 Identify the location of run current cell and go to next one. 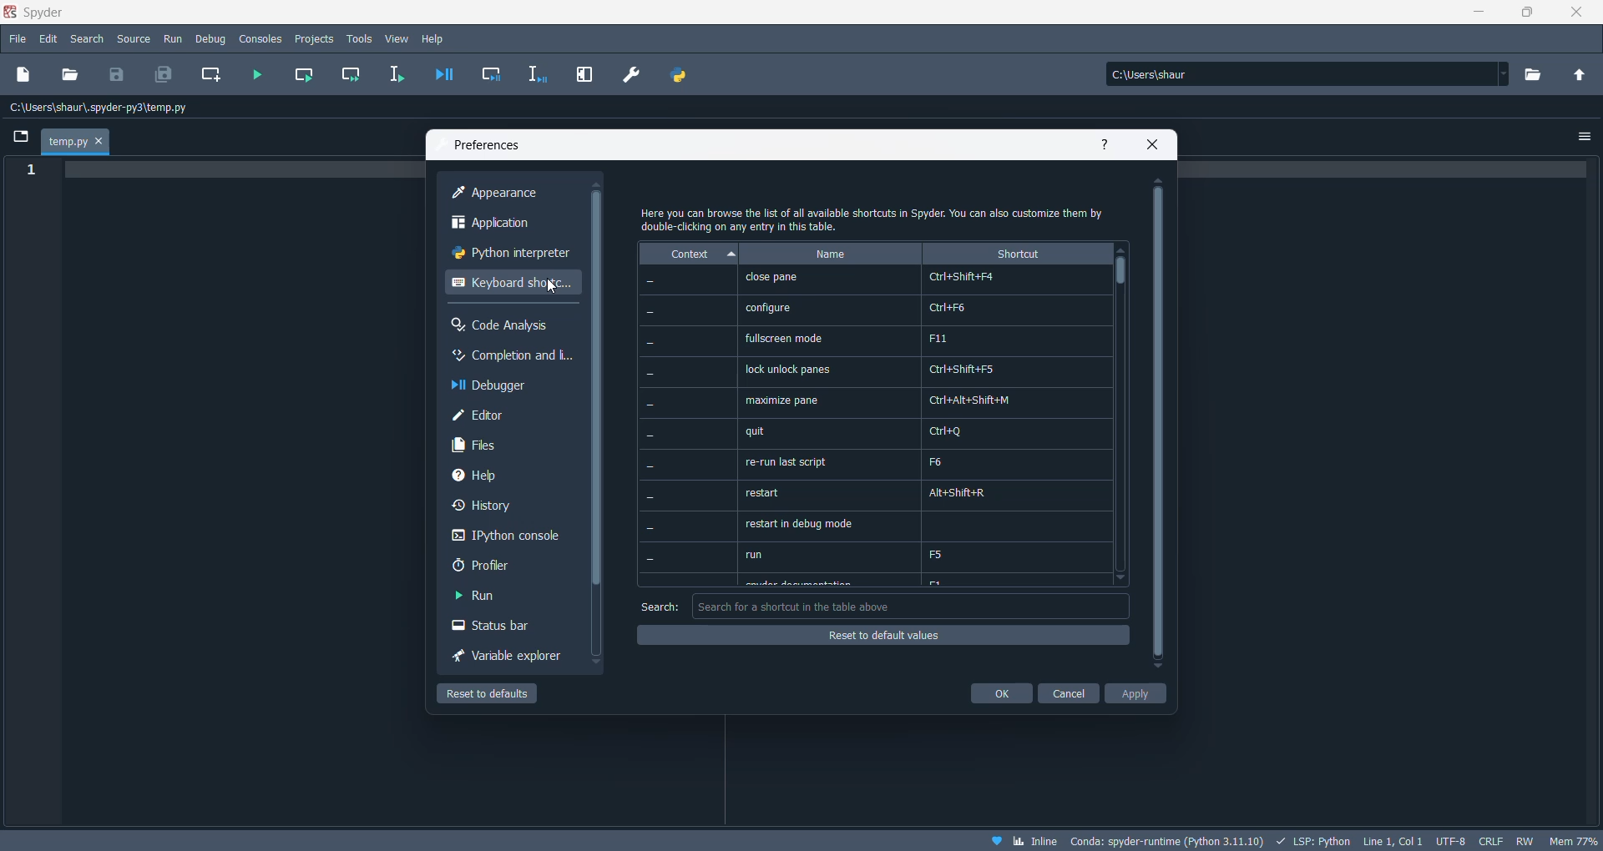
(353, 75).